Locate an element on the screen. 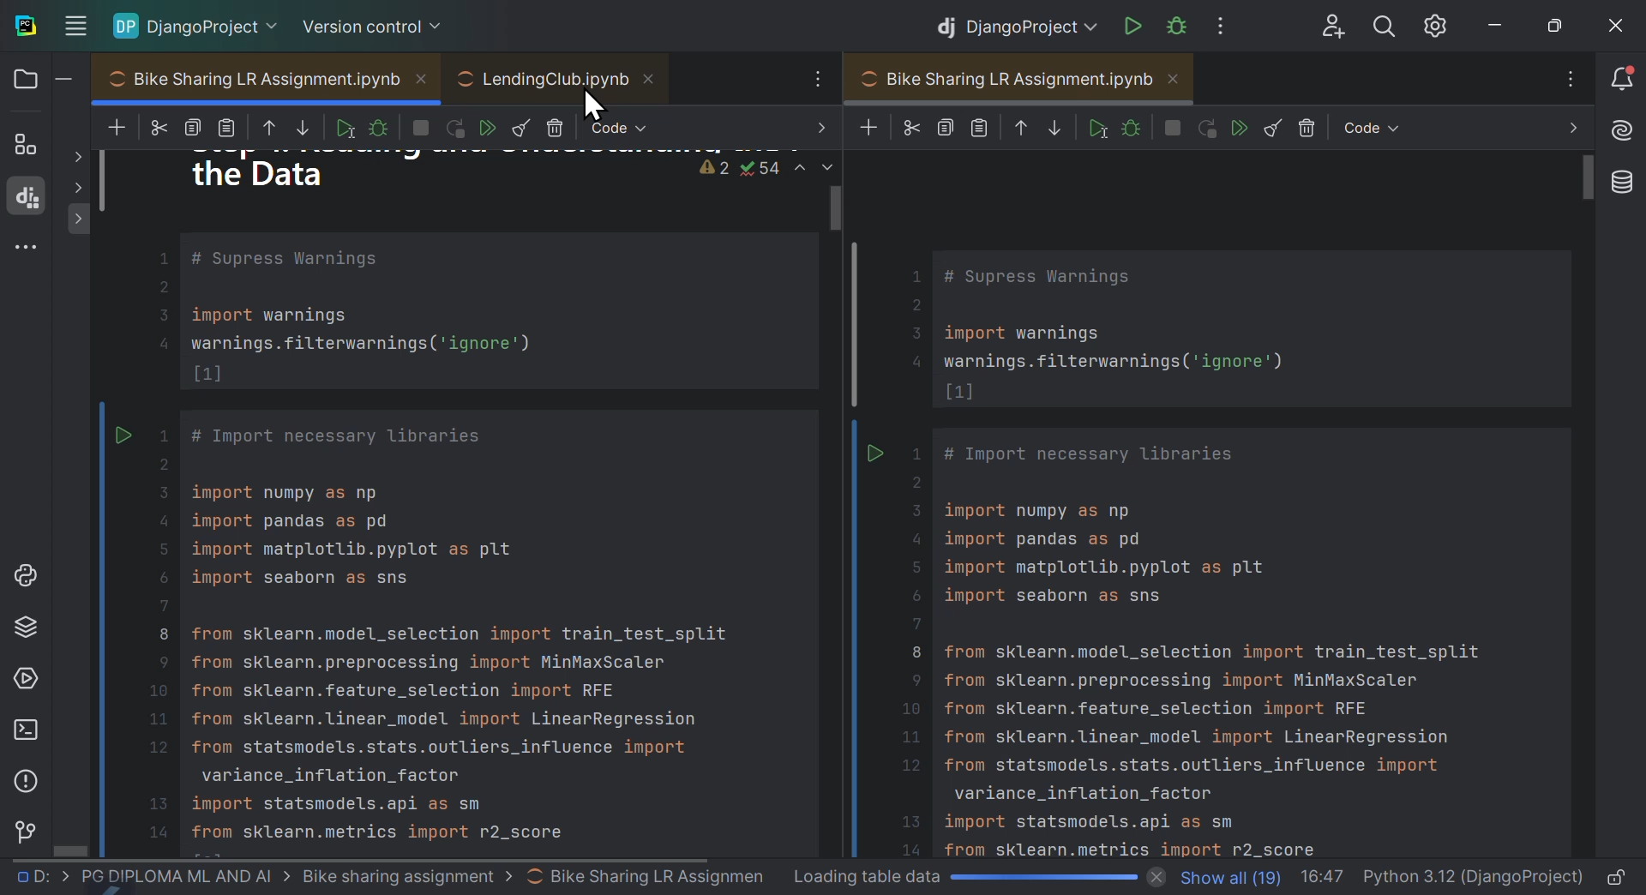  Cursor is located at coordinates (596, 107).